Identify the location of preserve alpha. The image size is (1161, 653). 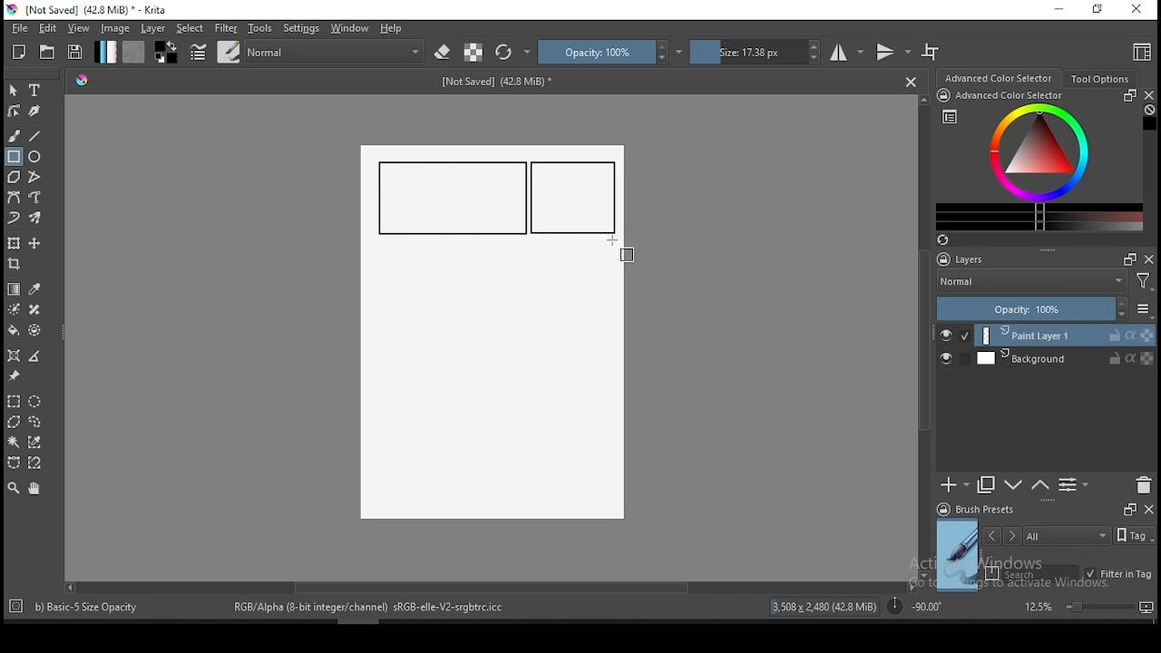
(473, 54).